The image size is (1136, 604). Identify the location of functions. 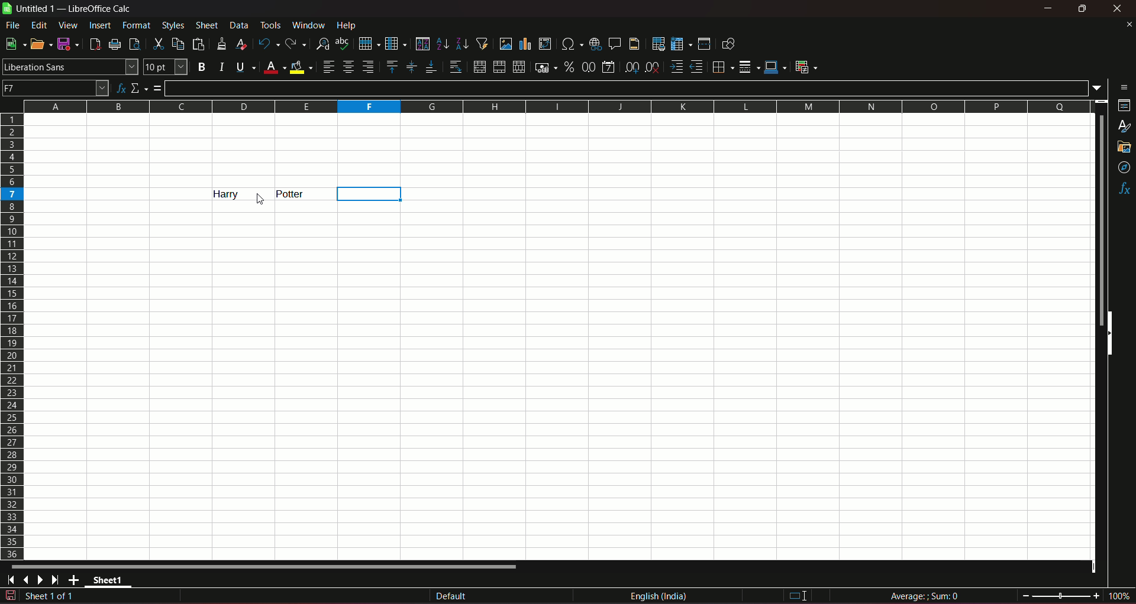
(1124, 190).